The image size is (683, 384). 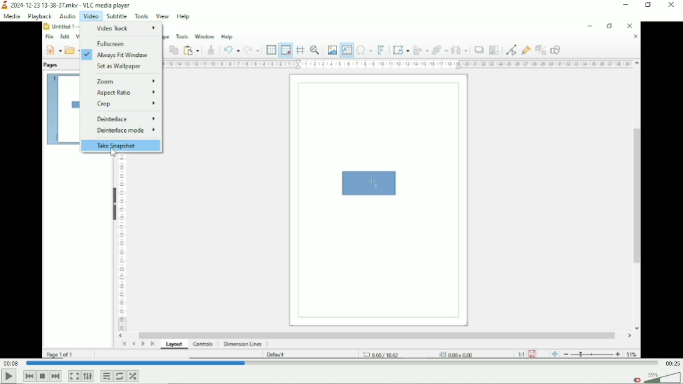 What do you see at coordinates (56, 376) in the screenshot?
I see `Next` at bounding box center [56, 376].